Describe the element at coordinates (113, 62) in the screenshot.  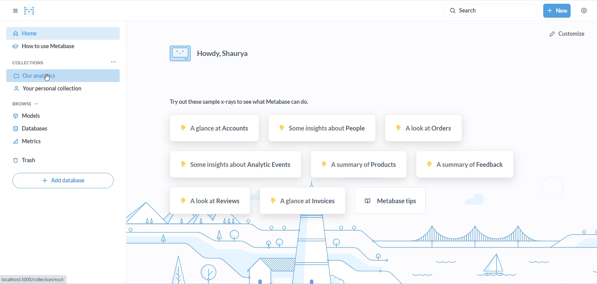
I see `collections menu` at that location.